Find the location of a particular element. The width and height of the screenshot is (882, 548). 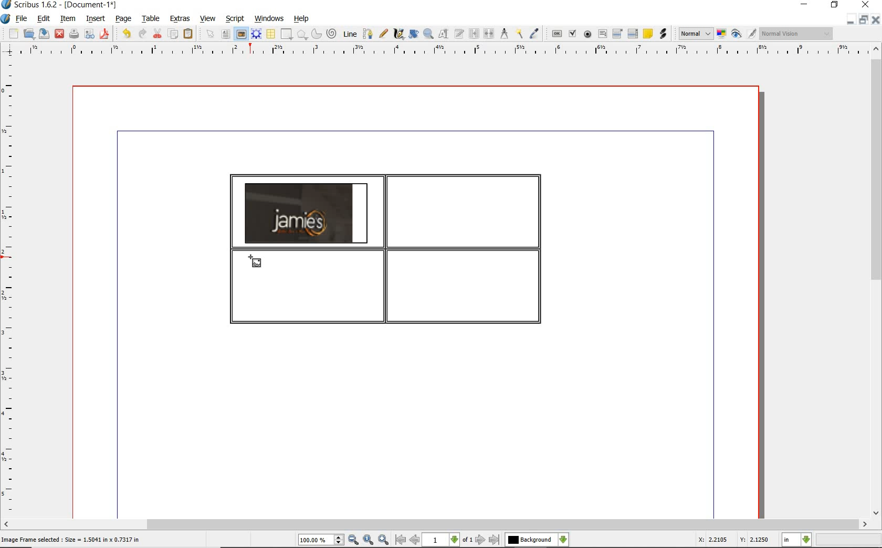

go to first page is located at coordinates (400, 540).